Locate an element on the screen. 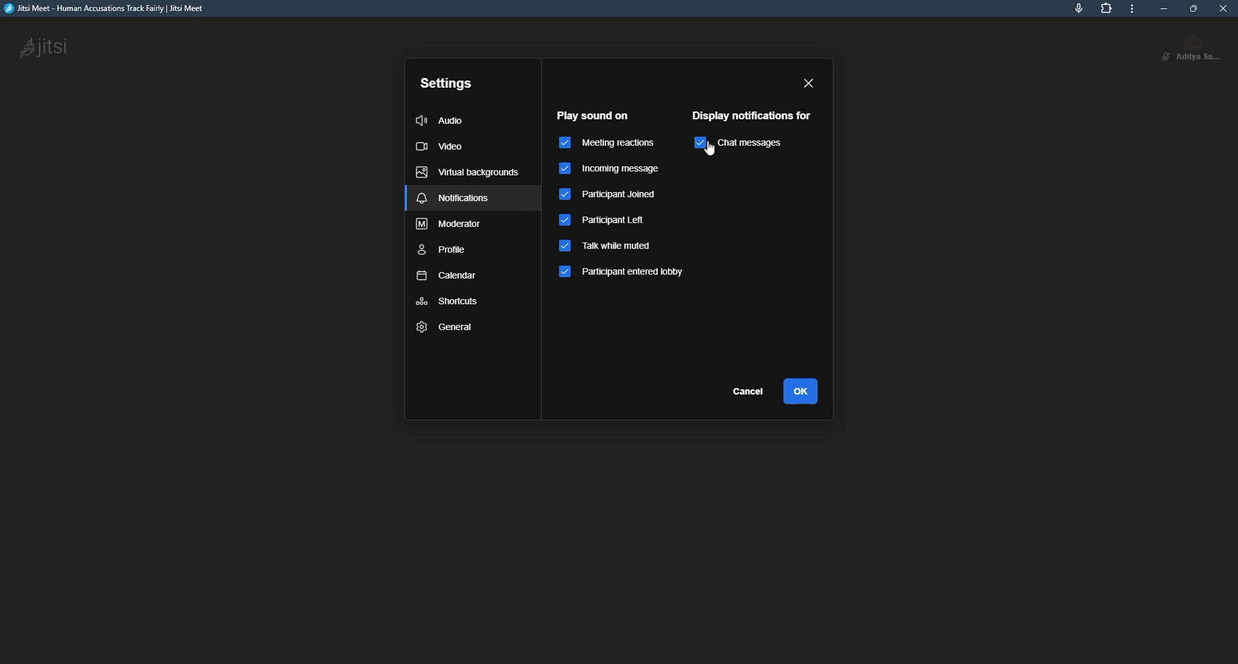  participant entered lobby is located at coordinates (623, 271).